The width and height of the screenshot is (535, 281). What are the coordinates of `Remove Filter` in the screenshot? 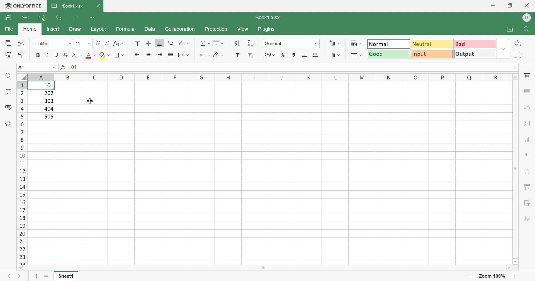 It's located at (251, 55).